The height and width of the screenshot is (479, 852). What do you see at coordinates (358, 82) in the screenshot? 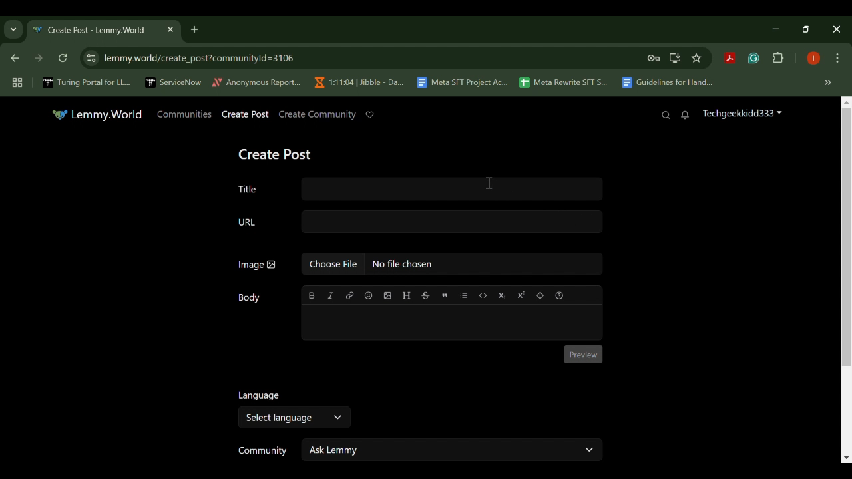
I see `1:11:04 | Jibble - Da...` at bounding box center [358, 82].